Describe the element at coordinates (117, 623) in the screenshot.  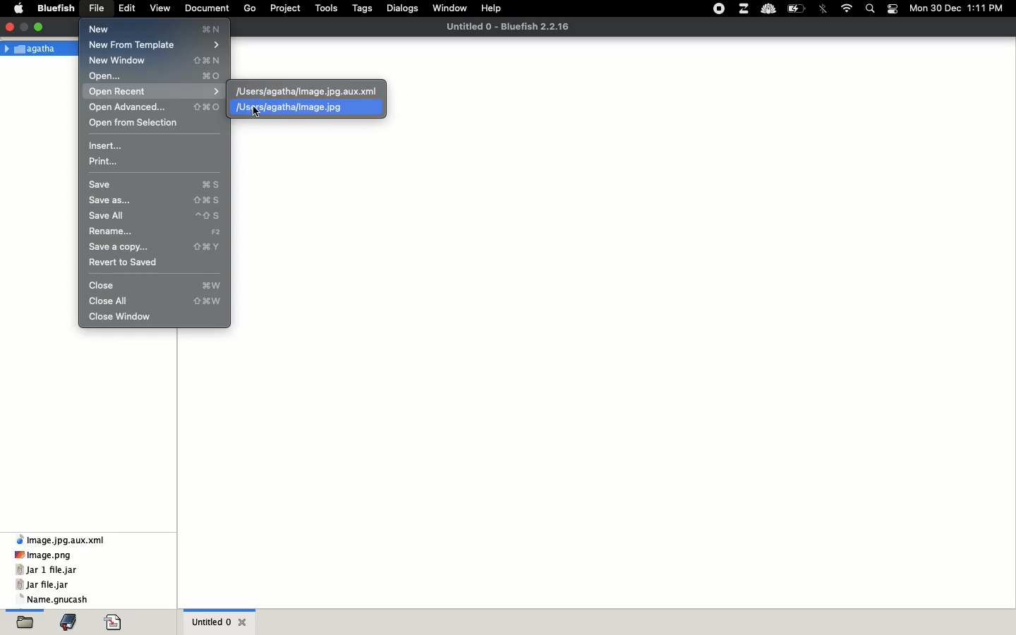
I see `coding` at that location.